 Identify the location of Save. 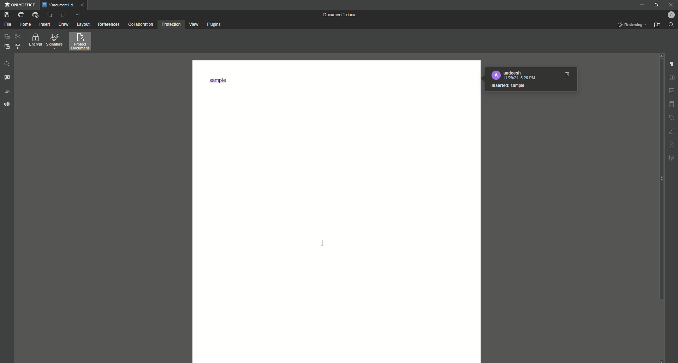
(6, 14).